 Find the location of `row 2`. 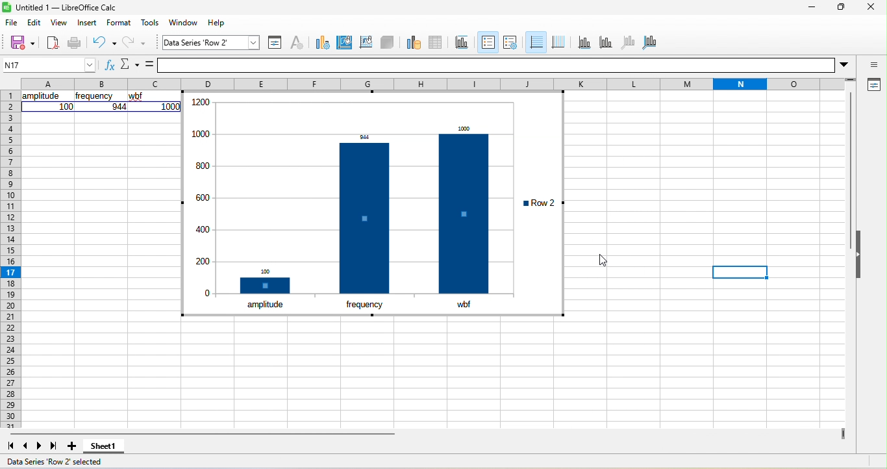

row 2 is located at coordinates (538, 203).